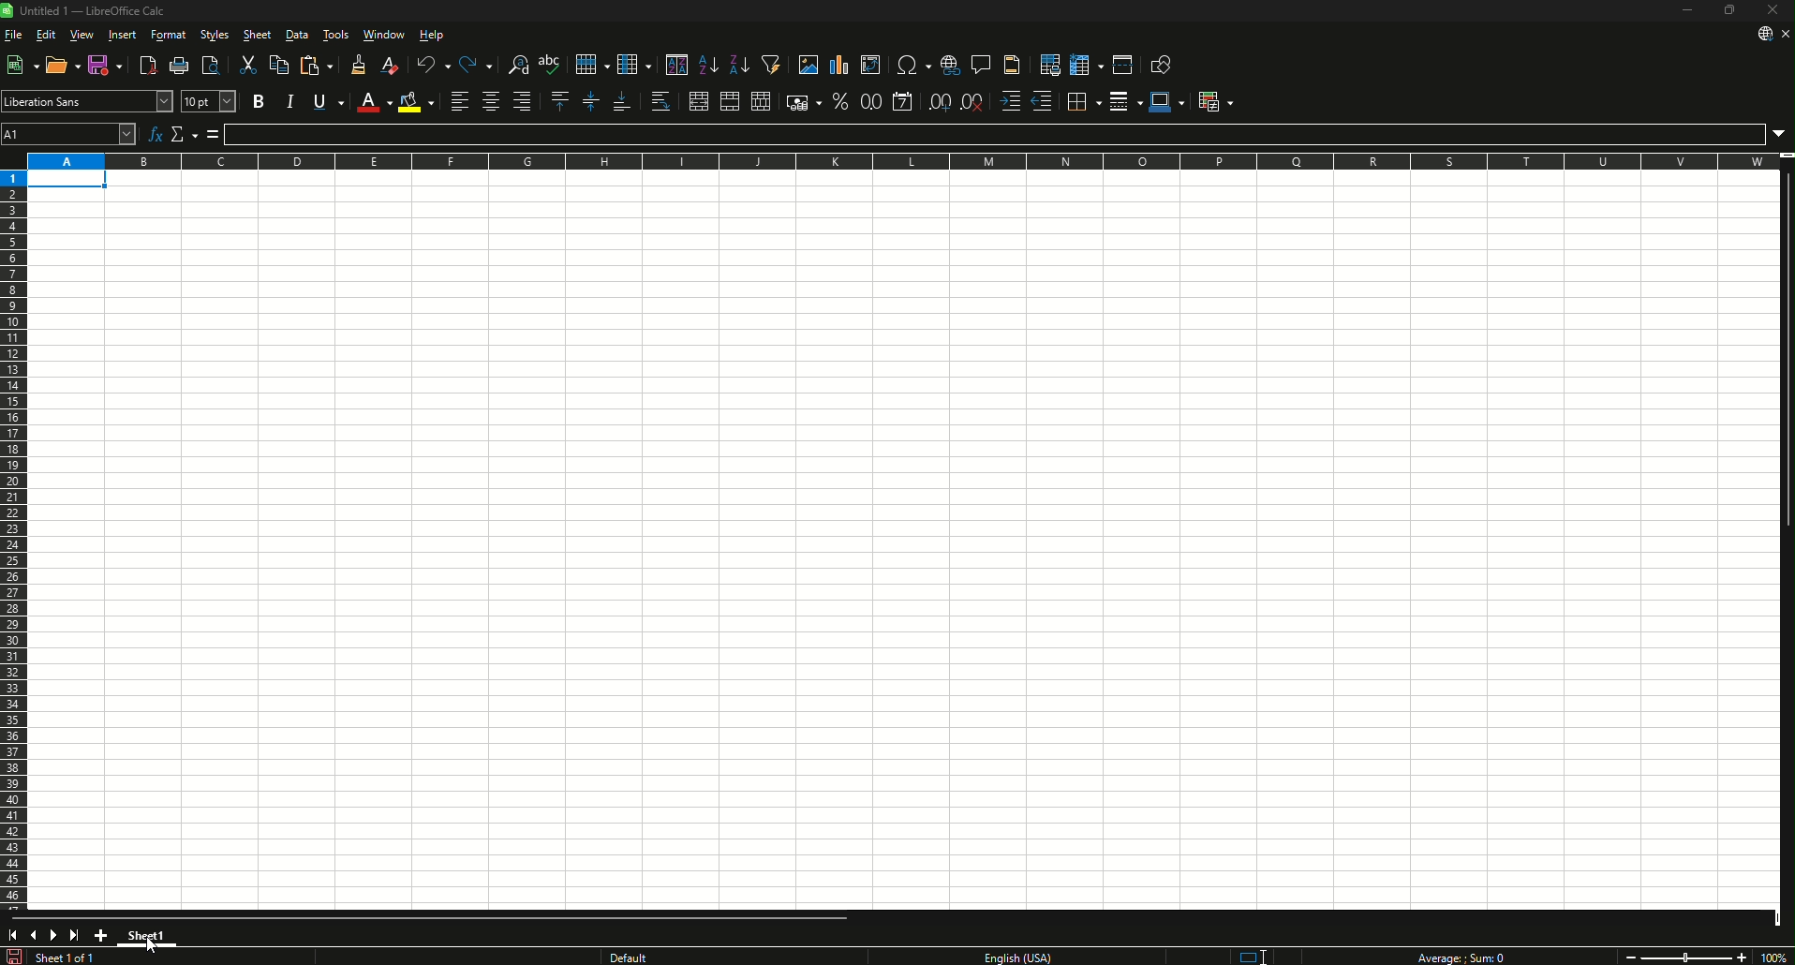  Describe the element at coordinates (123, 34) in the screenshot. I see `Insert` at that location.